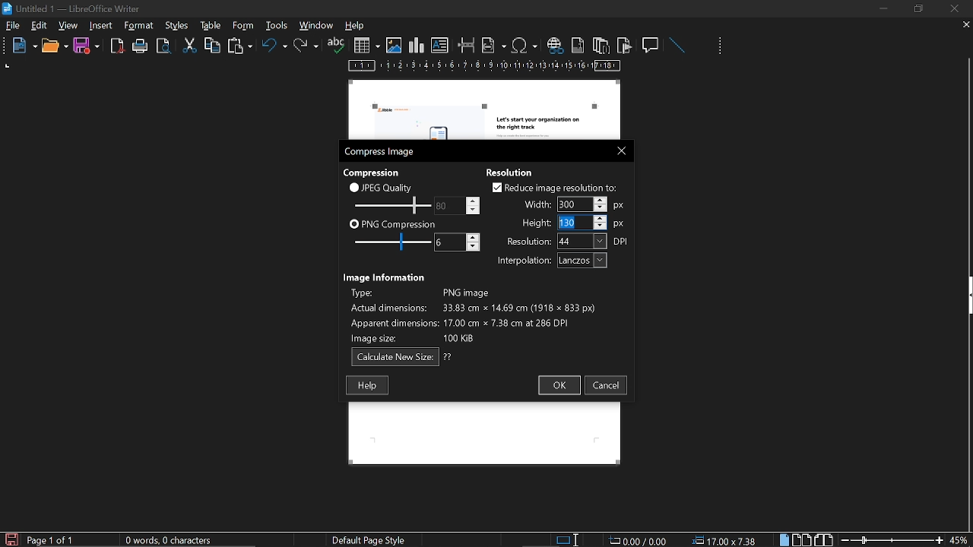 This screenshot has height=547, width=973. Describe the element at coordinates (274, 48) in the screenshot. I see `undo` at that location.